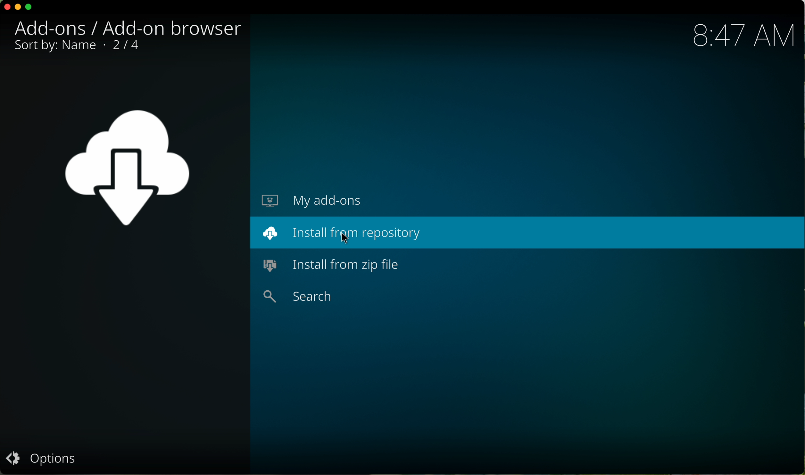 The image size is (805, 475). Describe the element at coordinates (127, 28) in the screenshot. I see `Add-ons / Add-on browser` at that location.